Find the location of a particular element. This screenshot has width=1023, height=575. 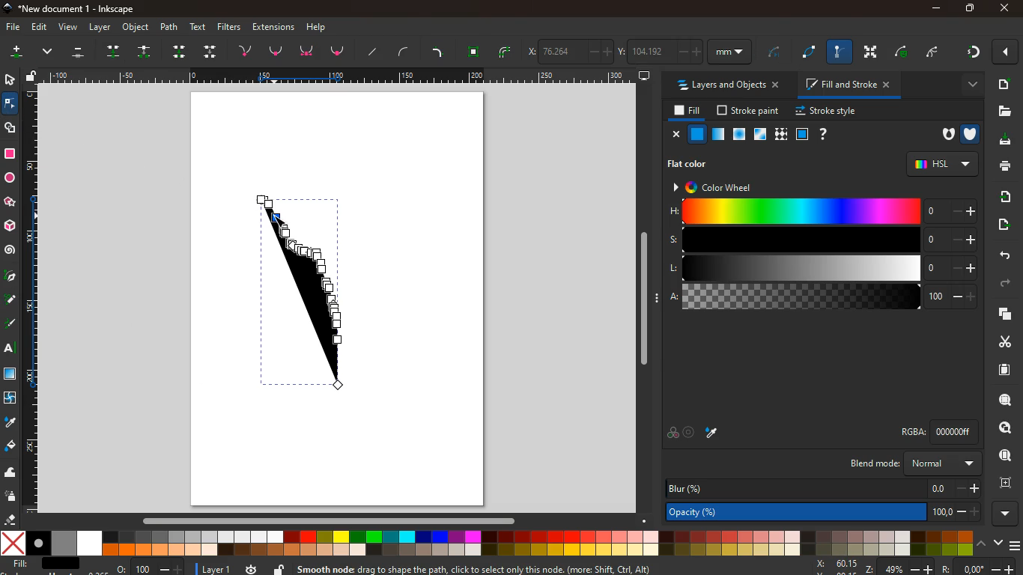

description is located at coordinates (509, 568).